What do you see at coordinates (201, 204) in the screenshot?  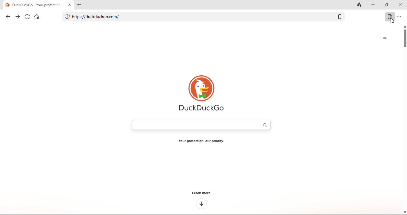 I see `down arrow` at bounding box center [201, 204].